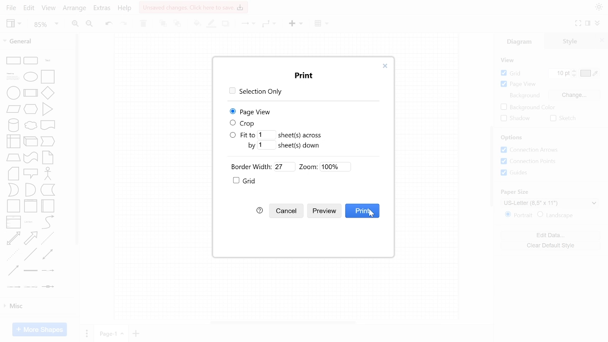 This screenshot has width=608, height=342. I want to click on Print, so click(304, 76).